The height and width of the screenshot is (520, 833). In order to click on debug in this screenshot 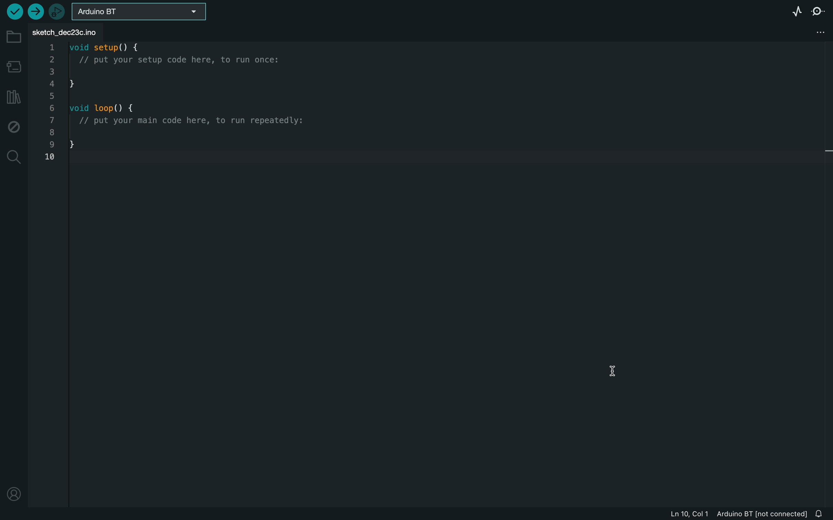, I will do `click(14, 128)`.